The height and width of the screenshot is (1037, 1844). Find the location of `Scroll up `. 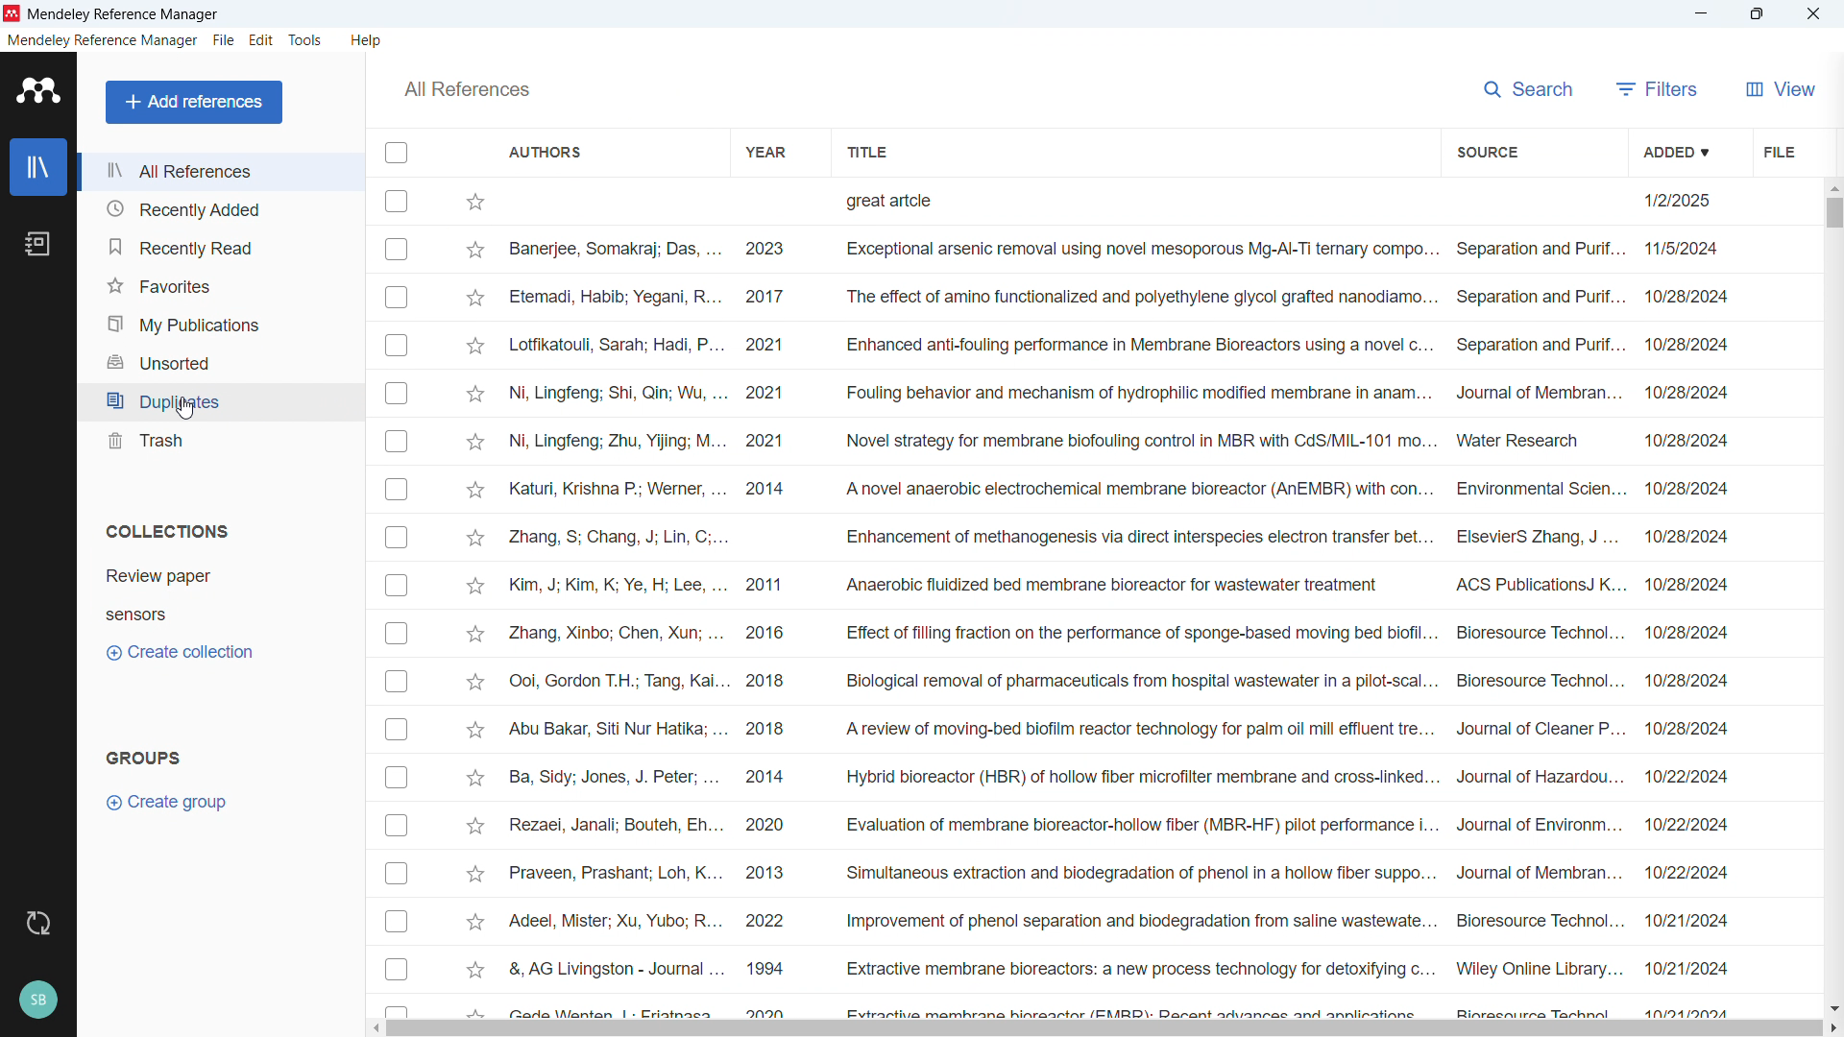

Scroll up  is located at coordinates (1832, 187).